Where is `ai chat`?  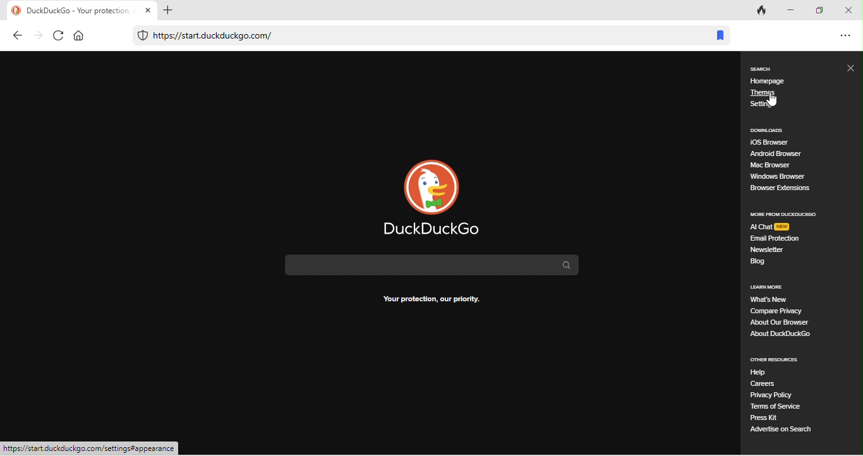
ai chat is located at coordinates (771, 226).